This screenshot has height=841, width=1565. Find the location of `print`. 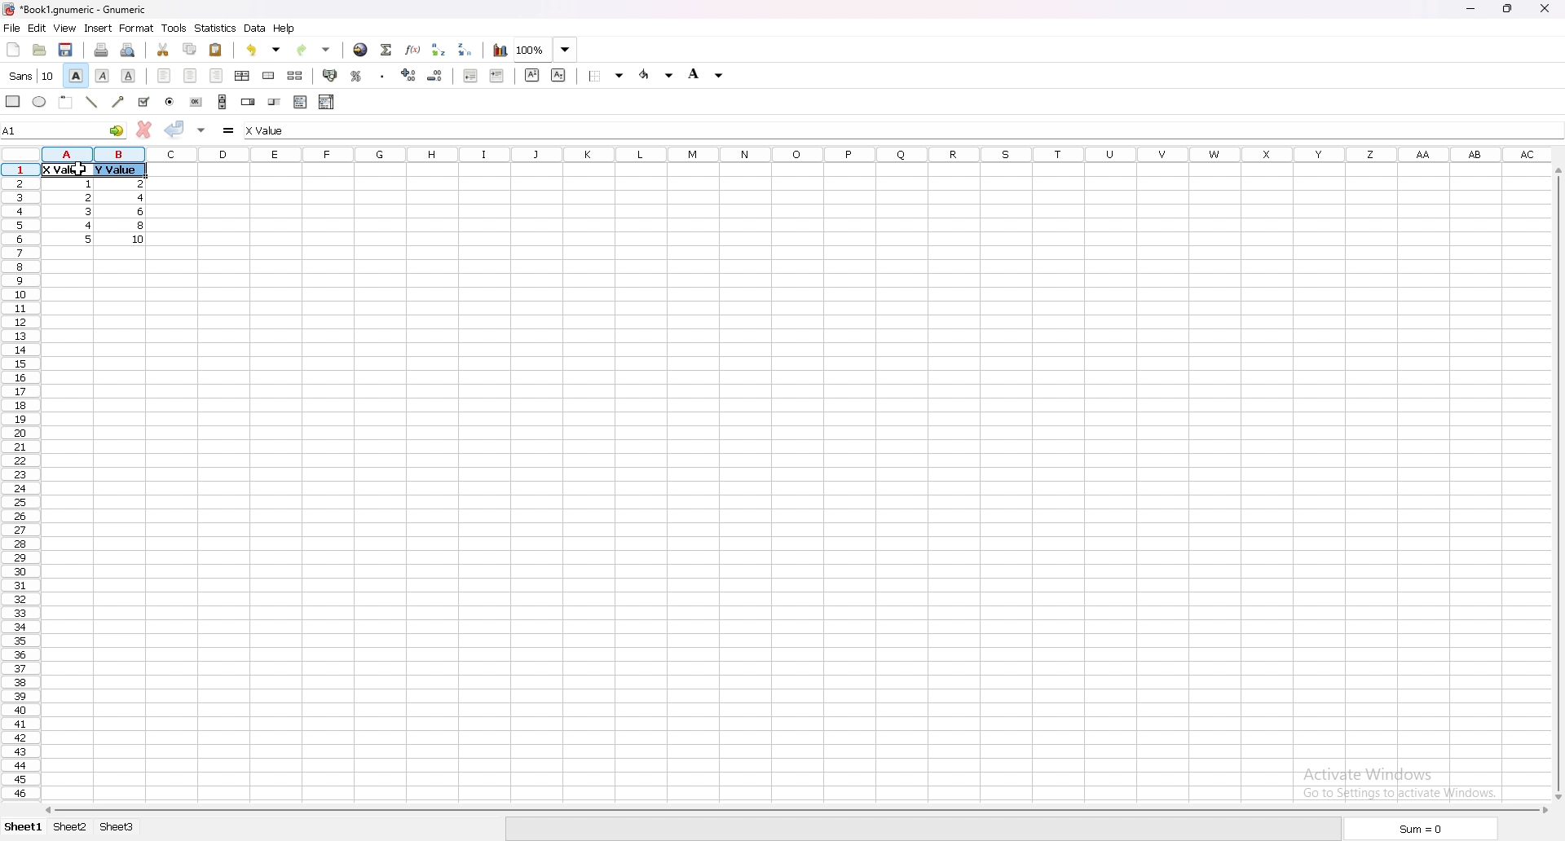

print is located at coordinates (101, 50).